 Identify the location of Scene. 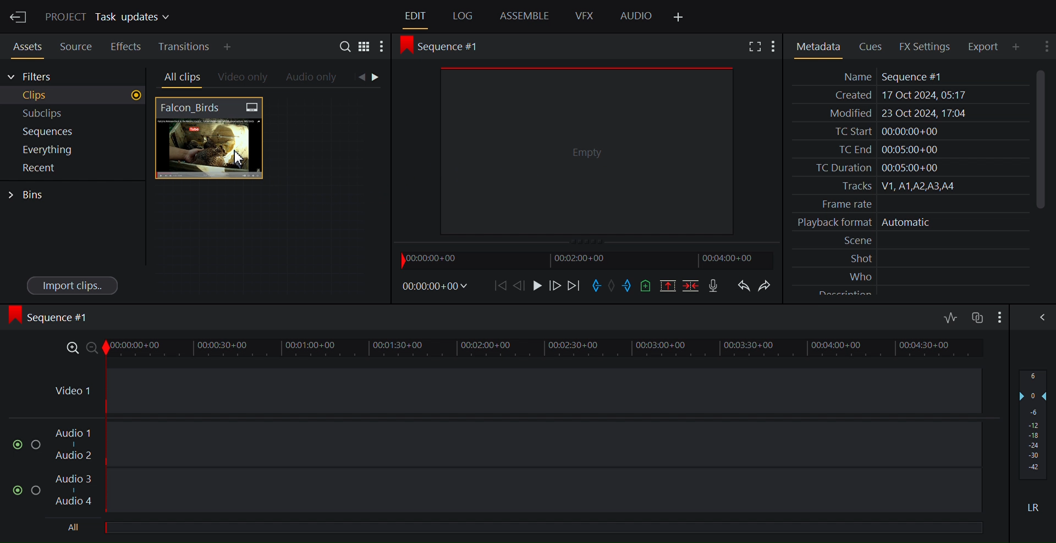
(912, 241).